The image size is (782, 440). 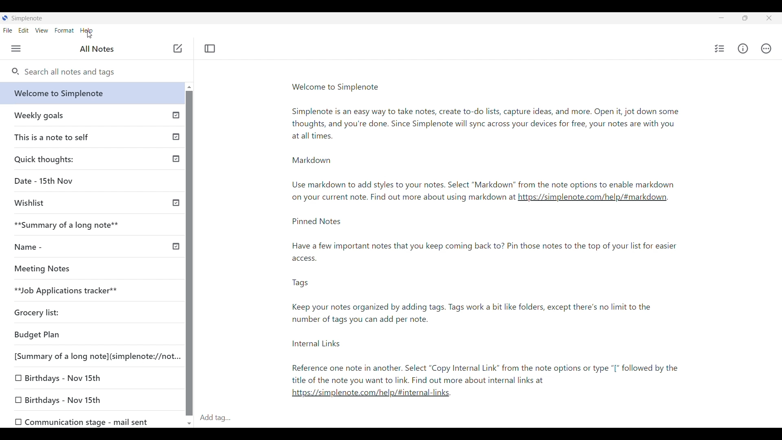 What do you see at coordinates (593, 198) in the screenshot?
I see `link1` at bounding box center [593, 198].